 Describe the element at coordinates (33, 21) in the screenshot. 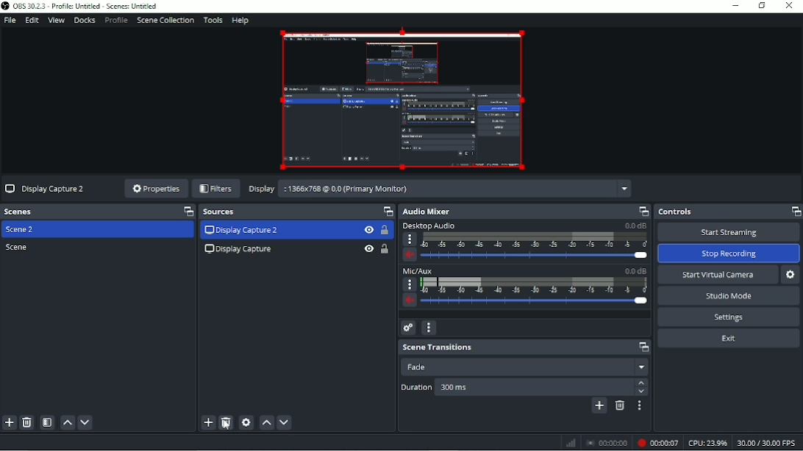

I see `Edit` at that location.